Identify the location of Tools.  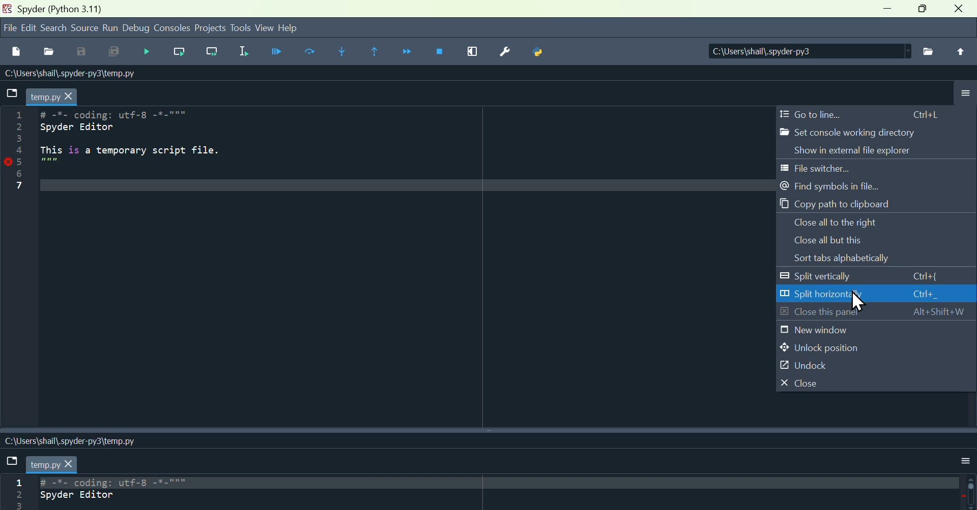
(240, 28).